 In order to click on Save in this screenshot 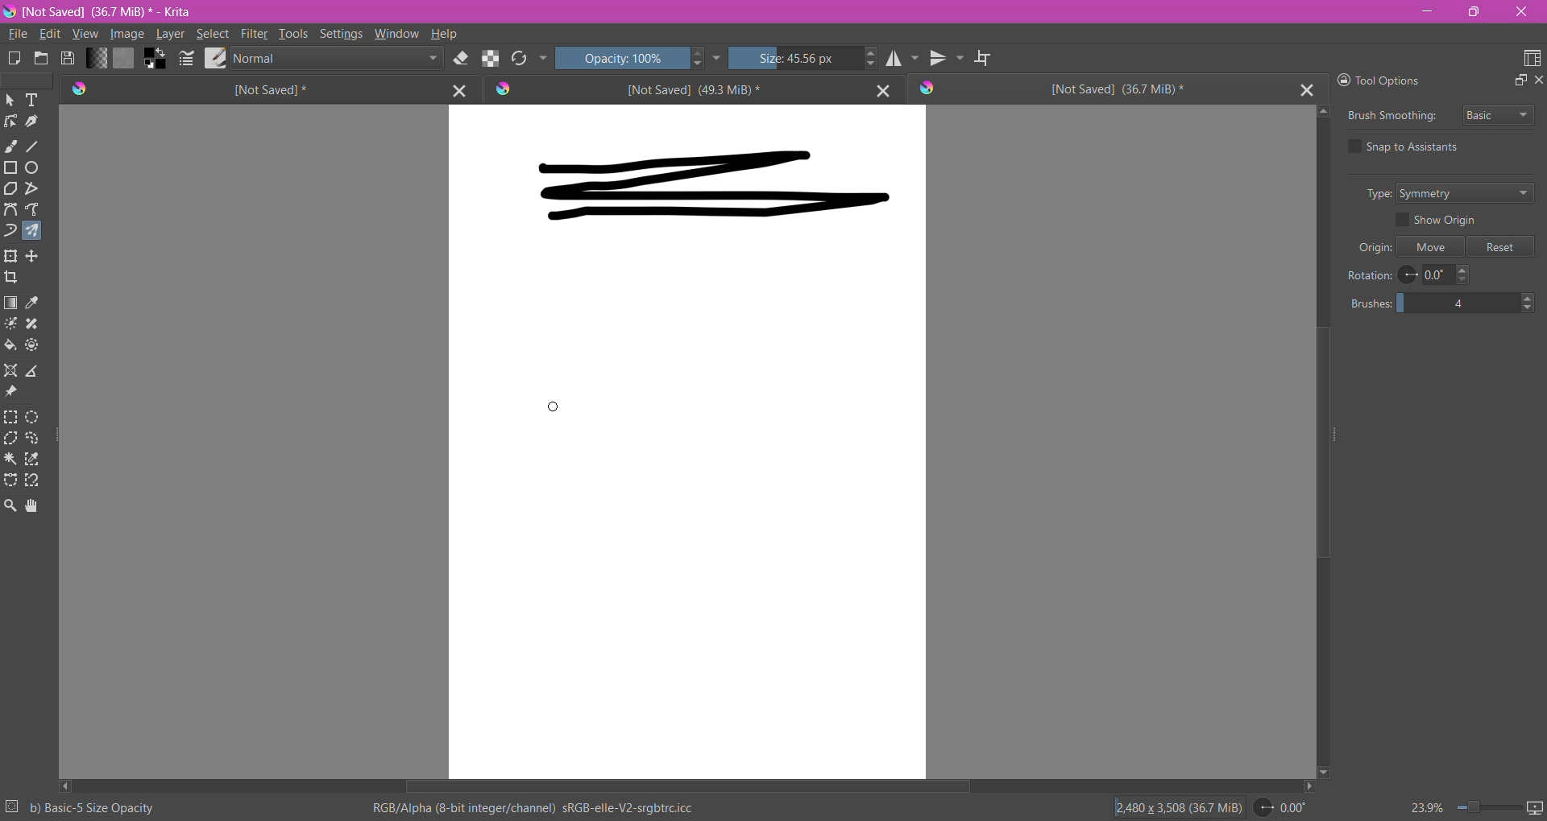, I will do `click(68, 60)`.